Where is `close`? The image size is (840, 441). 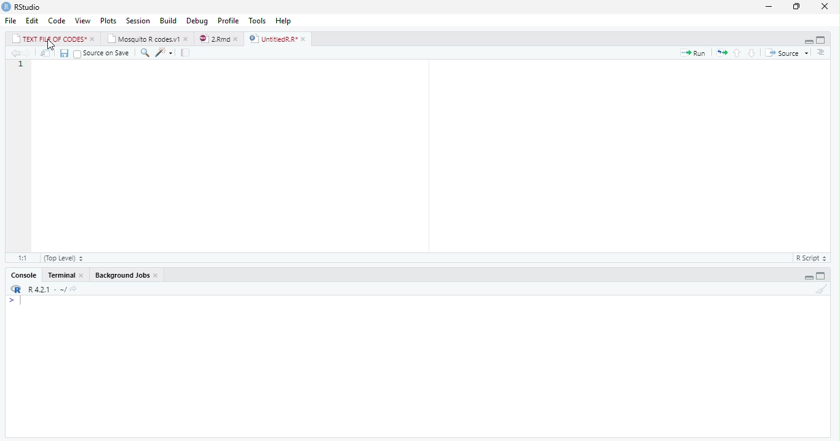 close is located at coordinates (93, 39).